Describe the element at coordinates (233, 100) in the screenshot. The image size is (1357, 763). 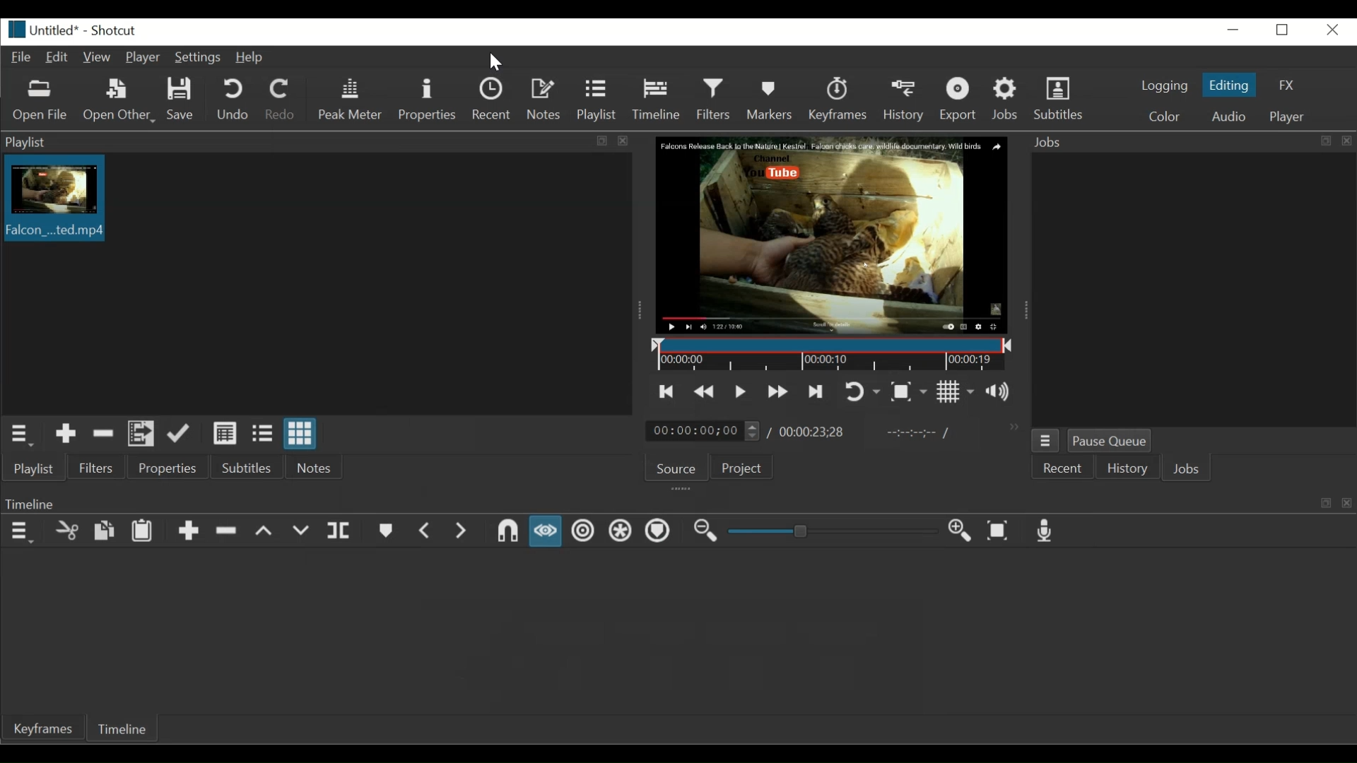
I see `Undo` at that location.